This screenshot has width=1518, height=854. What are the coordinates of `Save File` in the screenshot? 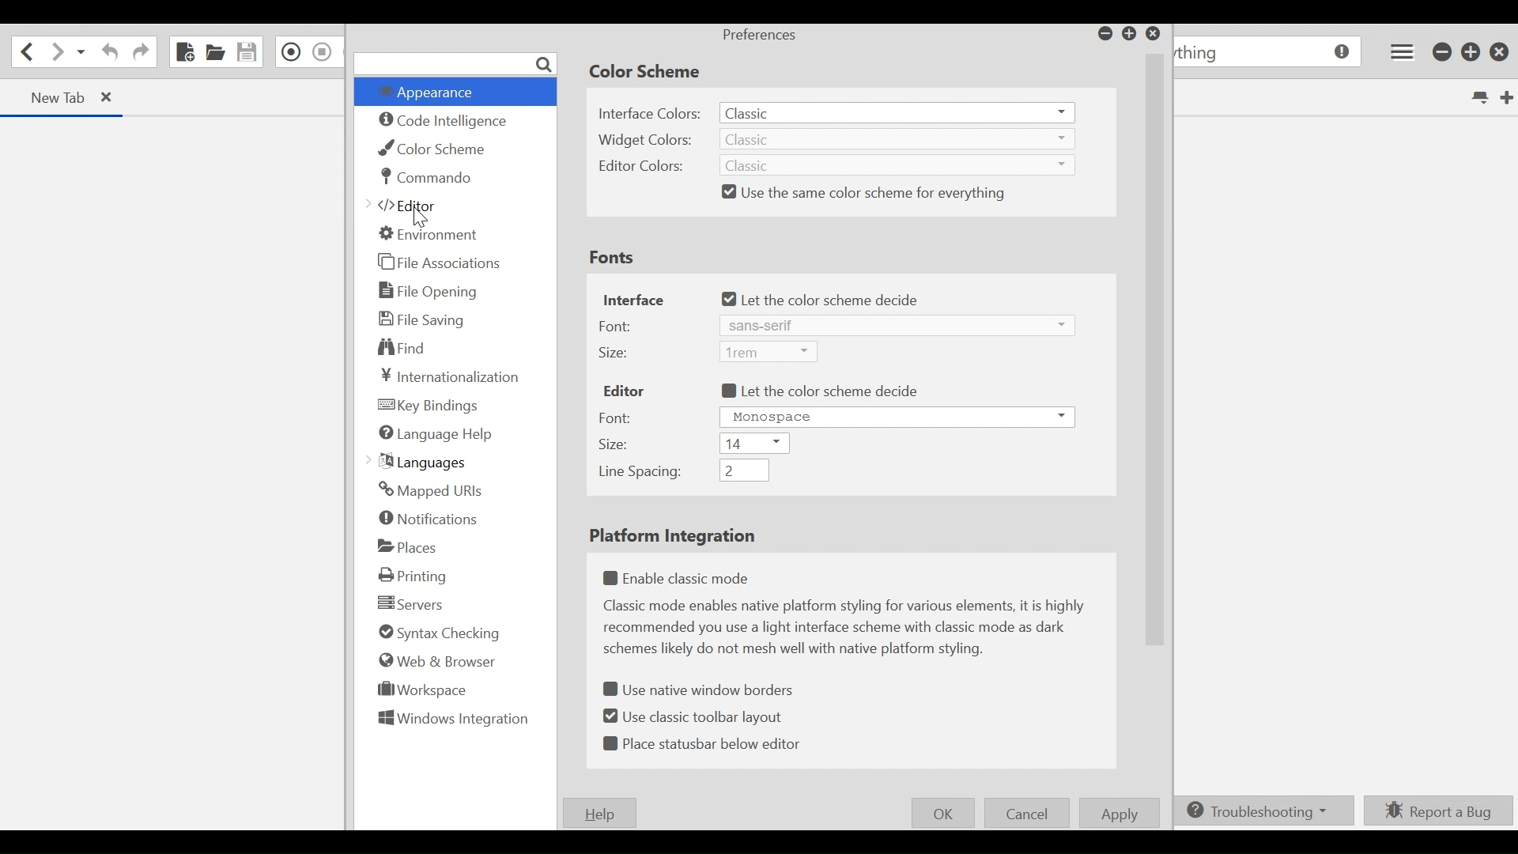 It's located at (246, 52).